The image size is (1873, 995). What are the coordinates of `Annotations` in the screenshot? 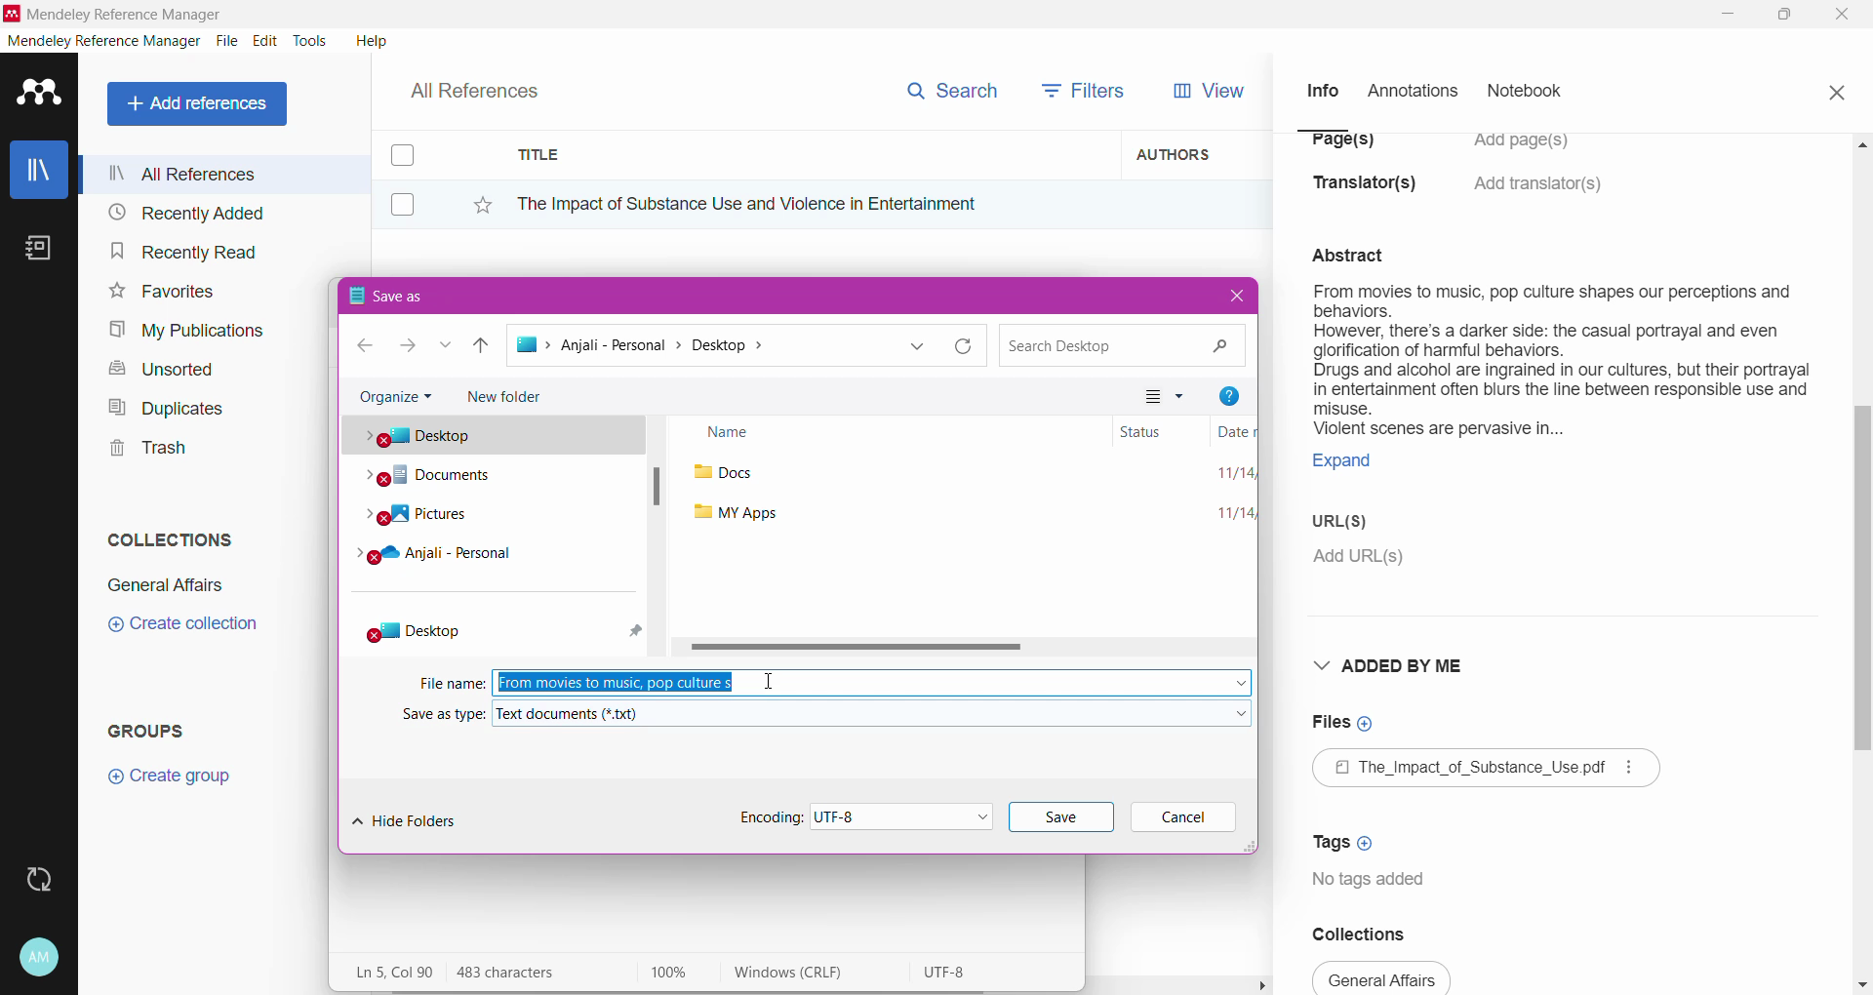 It's located at (1411, 92).